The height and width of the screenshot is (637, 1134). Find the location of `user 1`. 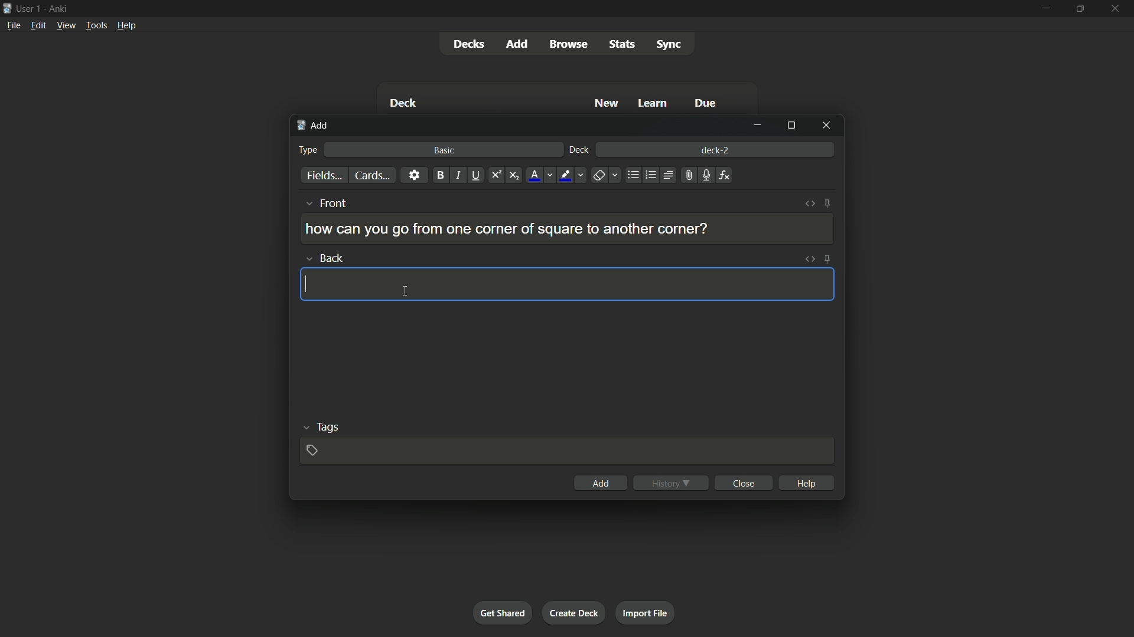

user 1 is located at coordinates (30, 10).